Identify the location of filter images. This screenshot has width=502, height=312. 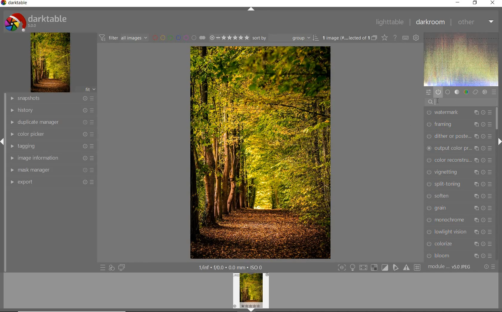
(123, 38).